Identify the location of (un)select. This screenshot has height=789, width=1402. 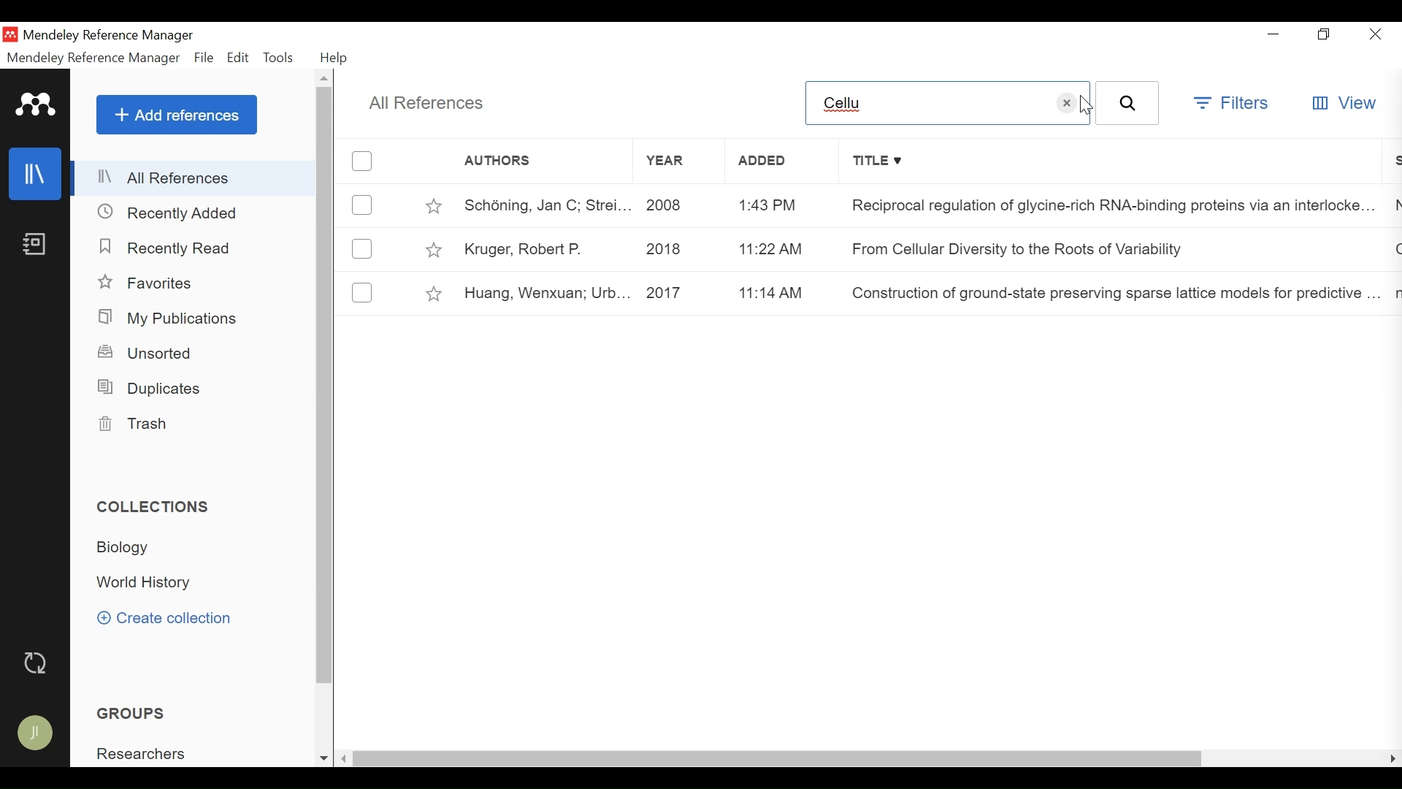
(361, 290).